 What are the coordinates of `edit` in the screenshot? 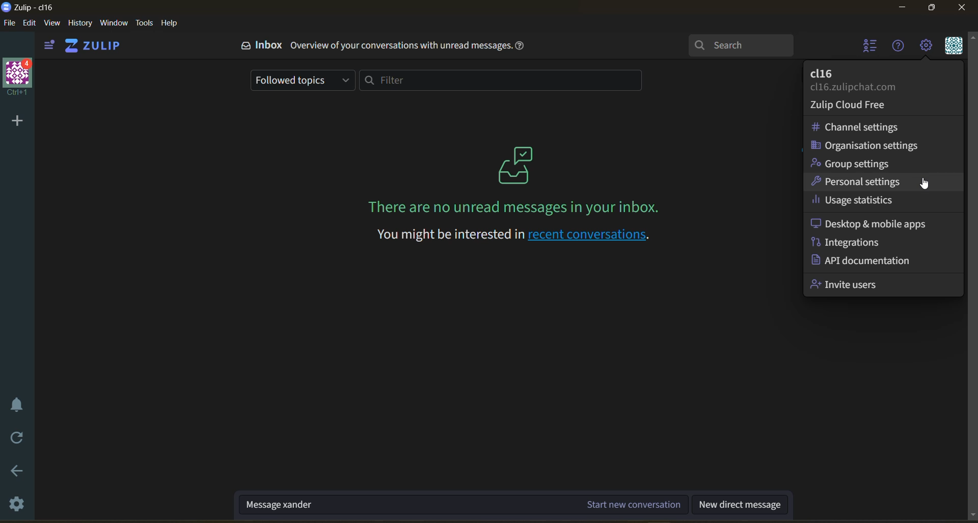 It's located at (29, 23).